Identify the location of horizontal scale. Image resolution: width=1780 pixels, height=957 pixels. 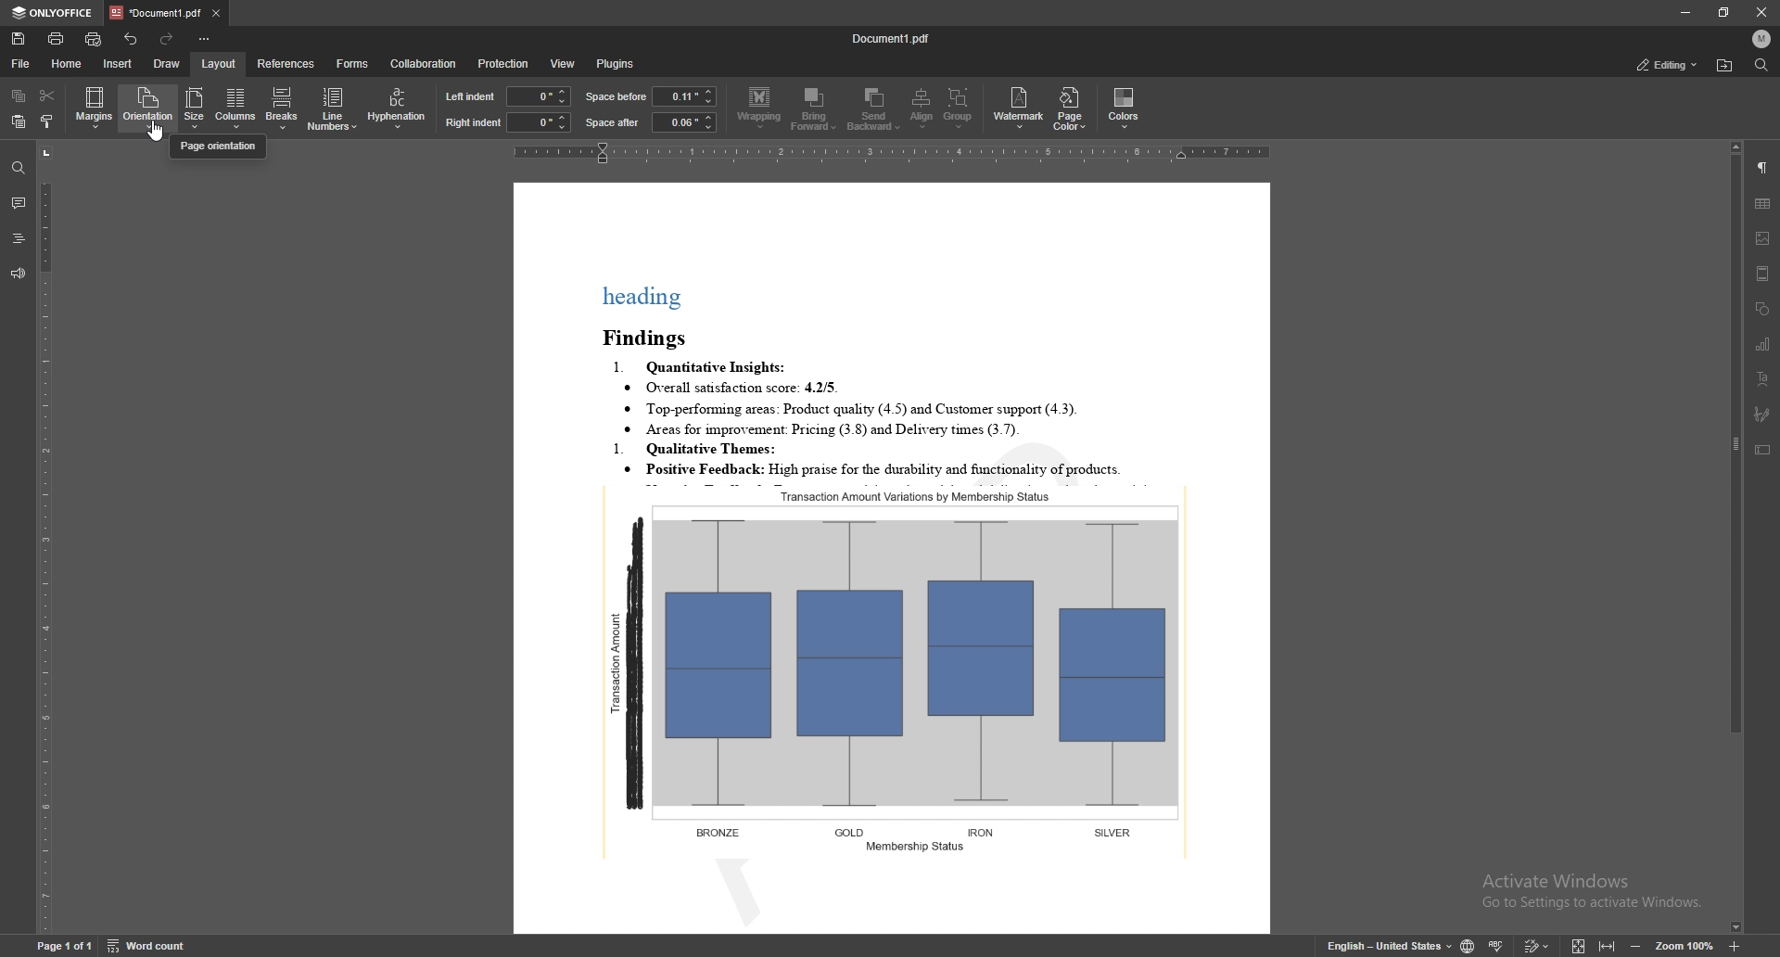
(891, 153).